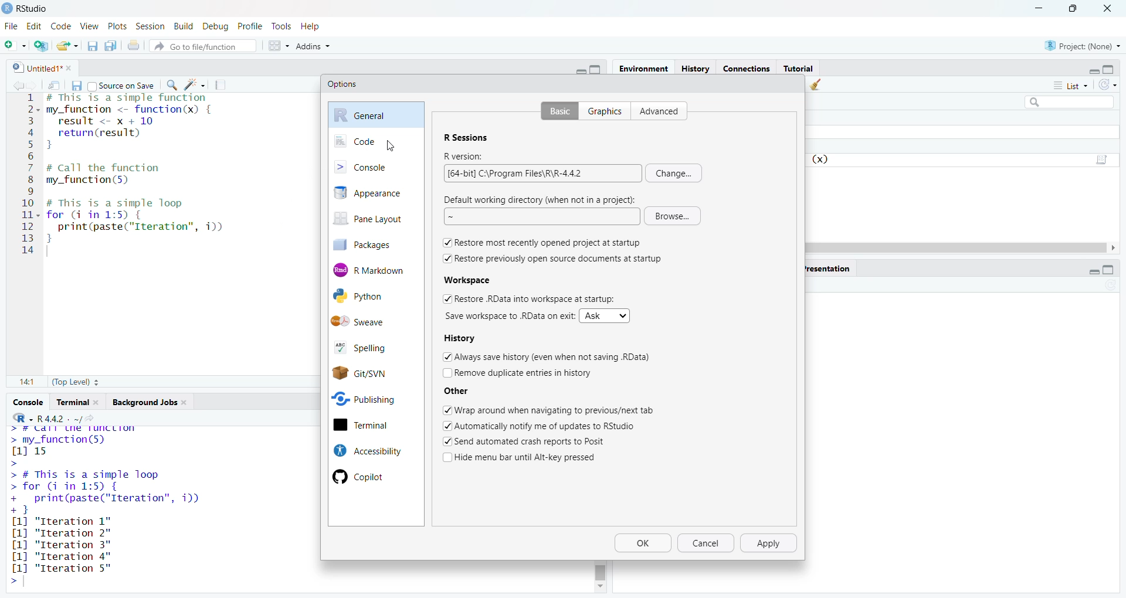  Describe the element at coordinates (144, 402) in the screenshot. I see `Background jobs` at that location.